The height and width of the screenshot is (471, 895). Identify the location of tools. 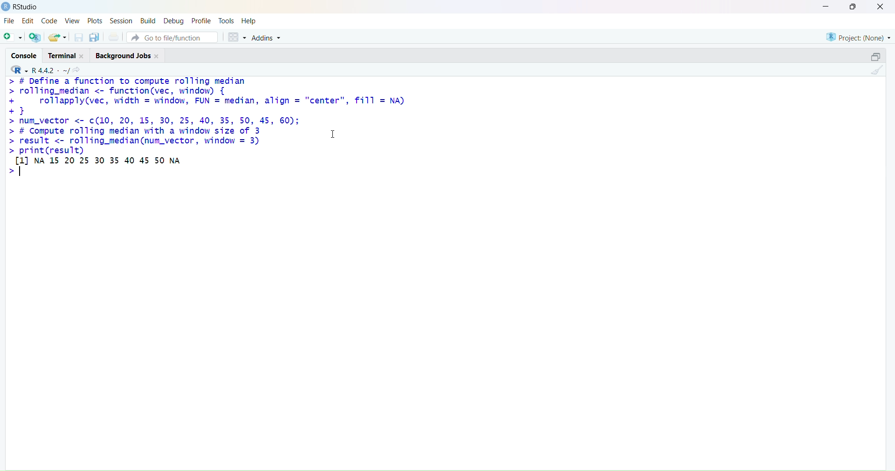
(227, 21).